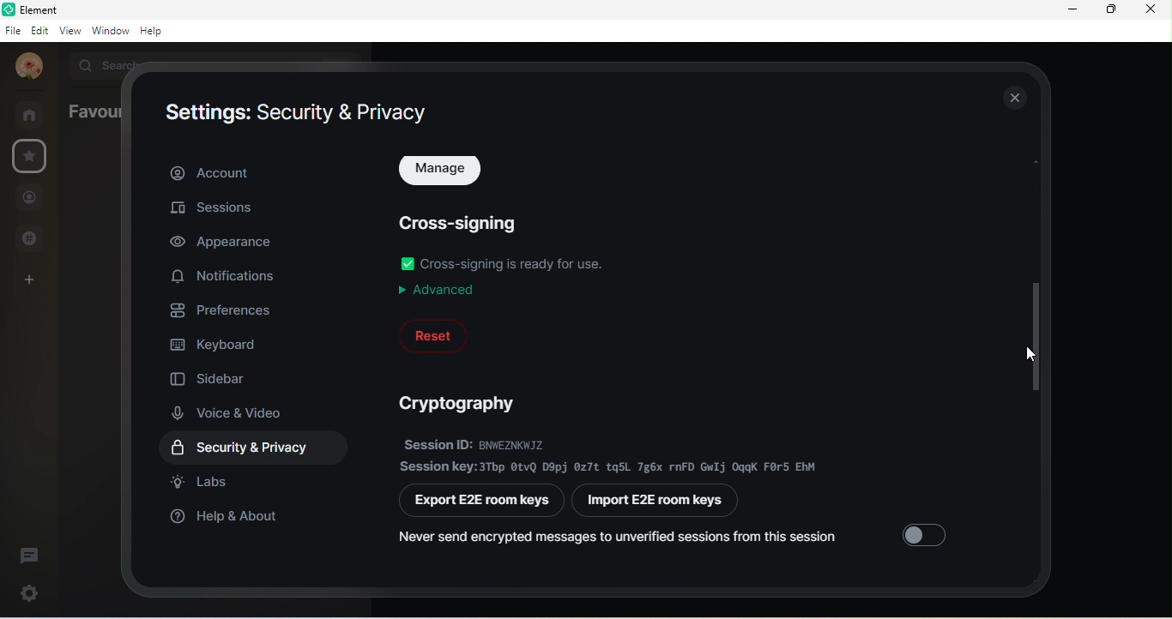 The image size is (1172, 619). What do you see at coordinates (12, 31) in the screenshot?
I see `file` at bounding box center [12, 31].